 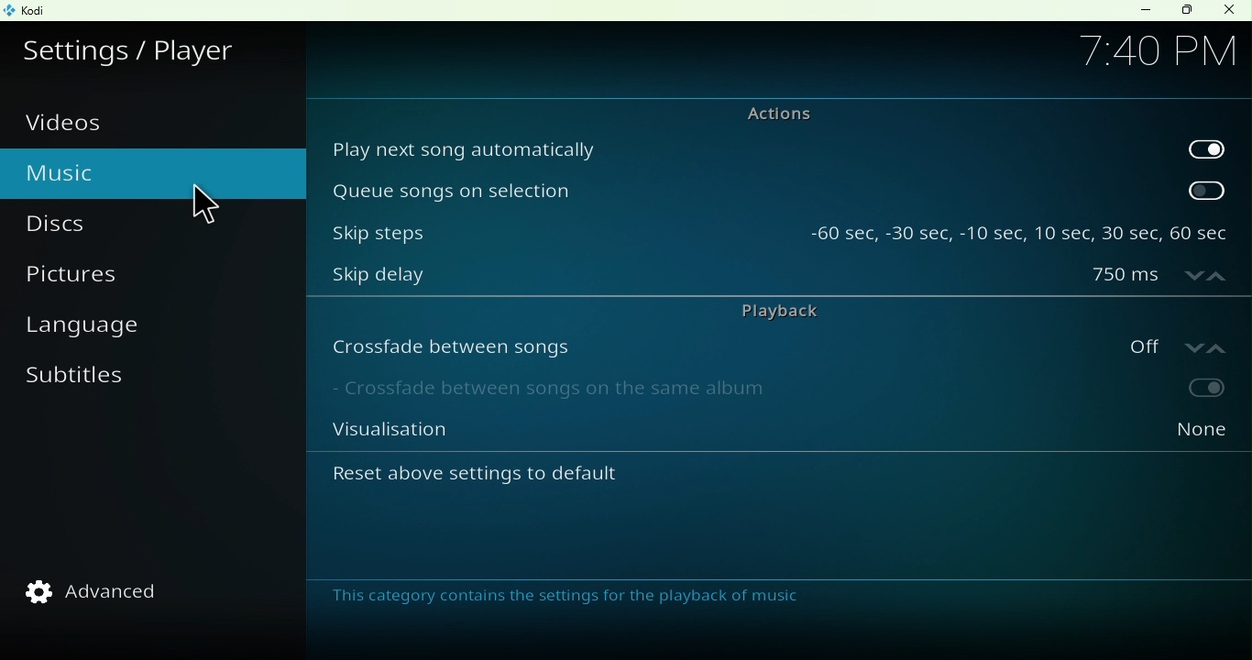 What do you see at coordinates (76, 123) in the screenshot?
I see `Videos` at bounding box center [76, 123].